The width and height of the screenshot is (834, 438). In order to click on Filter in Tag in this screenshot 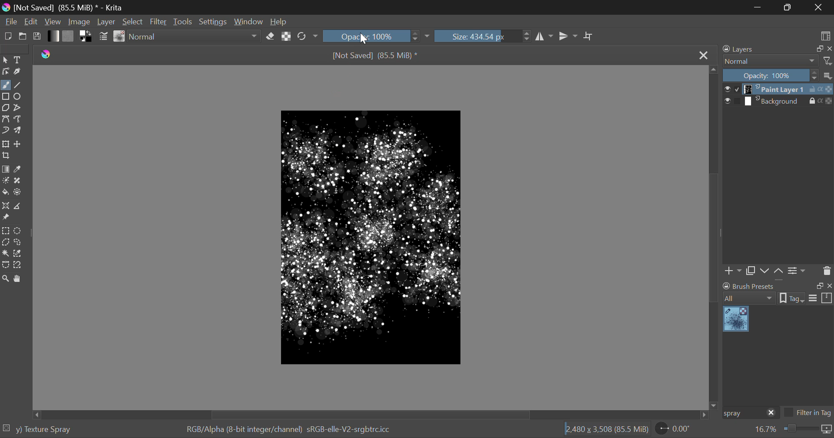, I will do `click(808, 414)`.